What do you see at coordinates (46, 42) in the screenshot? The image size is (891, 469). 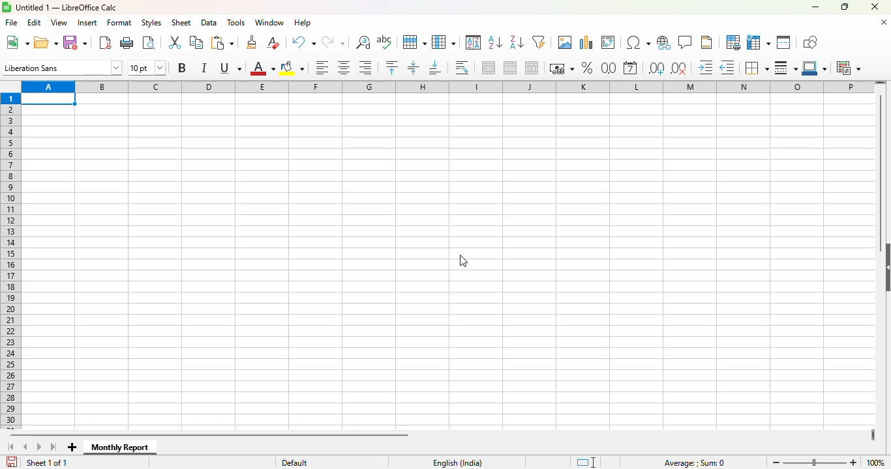 I see `open` at bounding box center [46, 42].